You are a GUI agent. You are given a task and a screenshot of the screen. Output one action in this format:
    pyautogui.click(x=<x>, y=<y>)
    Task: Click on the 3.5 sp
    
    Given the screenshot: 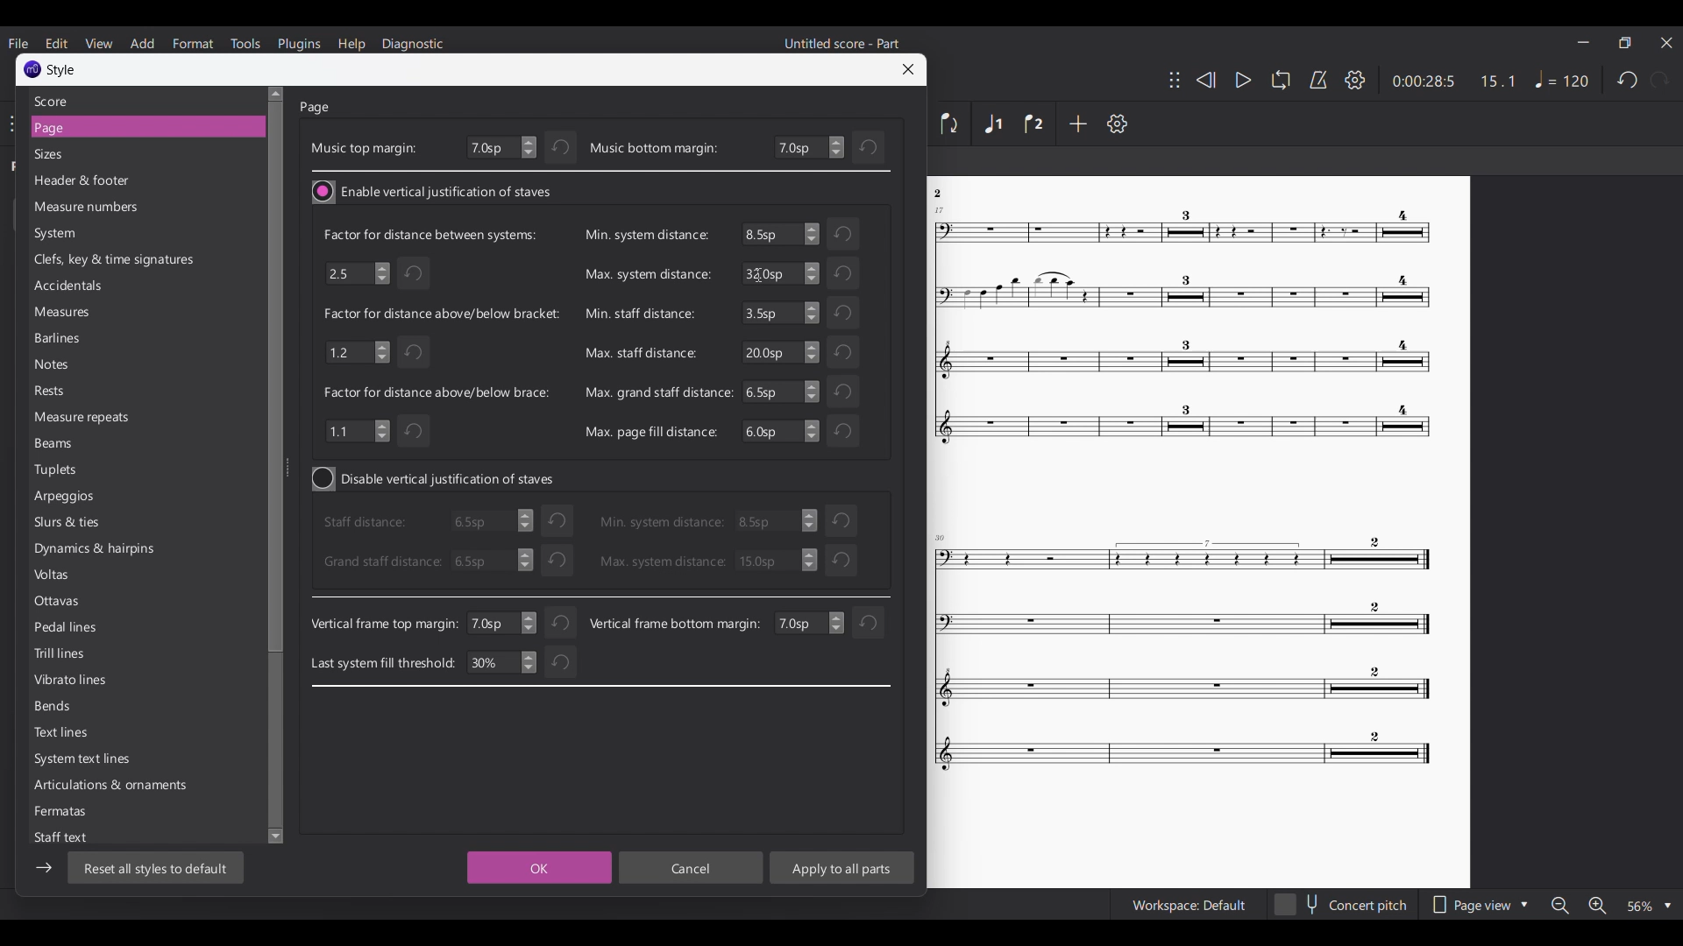 What is the action you would take?
    pyautogui.click(x=779, y=522)
    